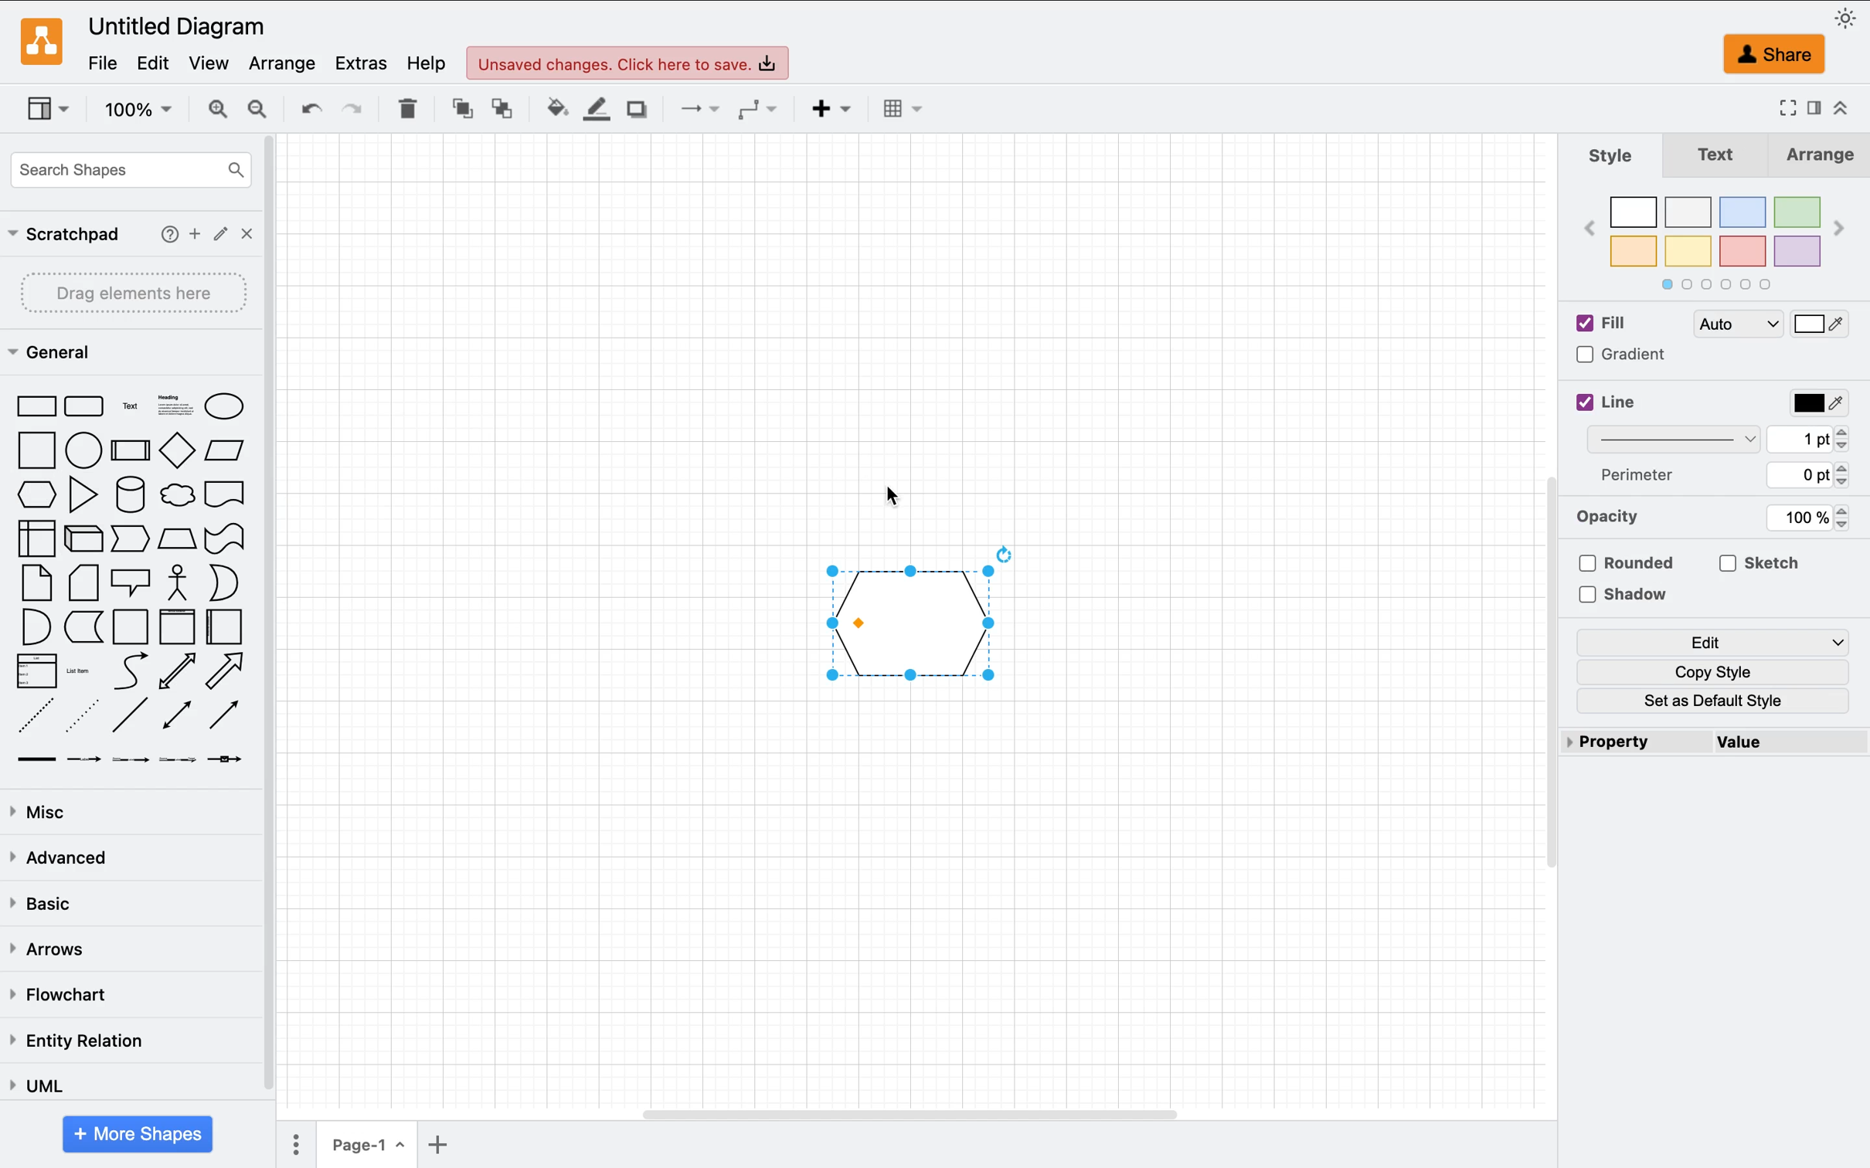  Describe the element at coordinates (546, 108) in the screenshot. I see `fill color` at that location.